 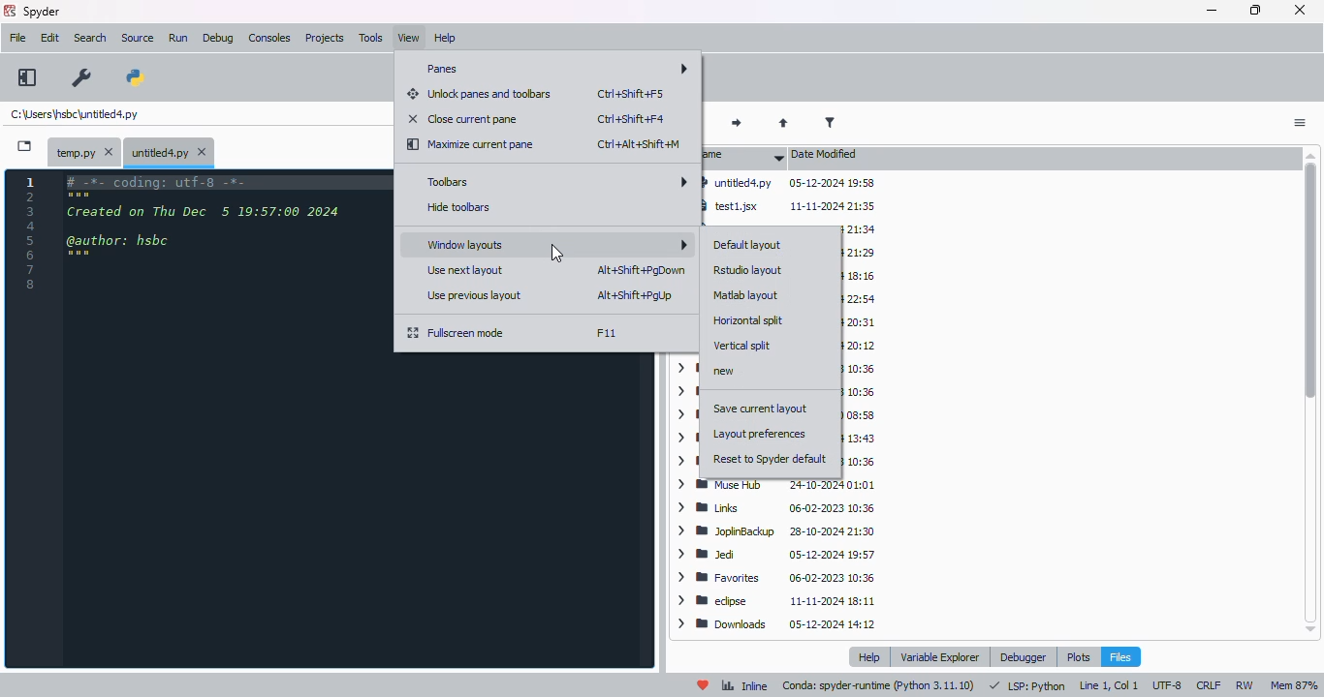 What do you see at coordinates (1109, 685) in the screenshot?
I see `line 1, col 1` at bounding box center [1109, 685].